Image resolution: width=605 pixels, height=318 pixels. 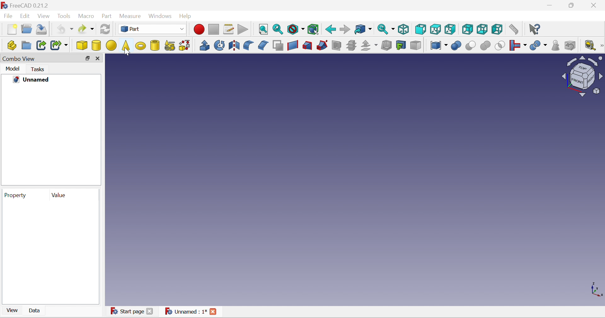 I want to click on x, y axis, so click(x=597, y=288).